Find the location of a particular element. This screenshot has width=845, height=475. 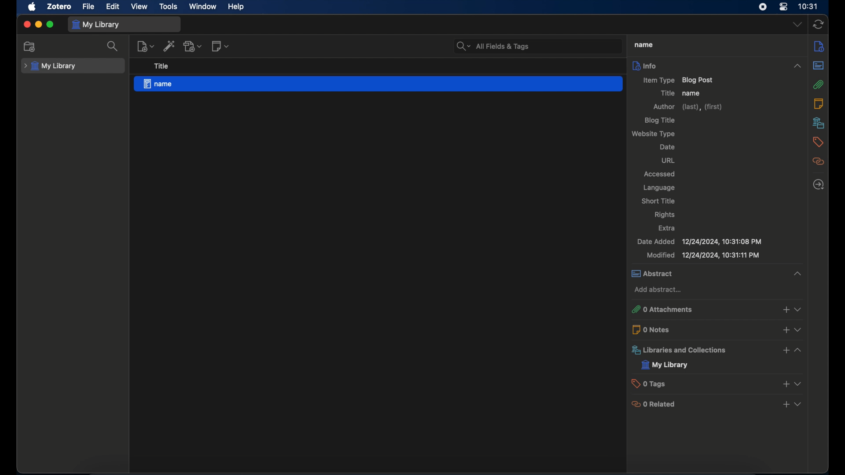

0 notes is located at coordinates (718, 329).